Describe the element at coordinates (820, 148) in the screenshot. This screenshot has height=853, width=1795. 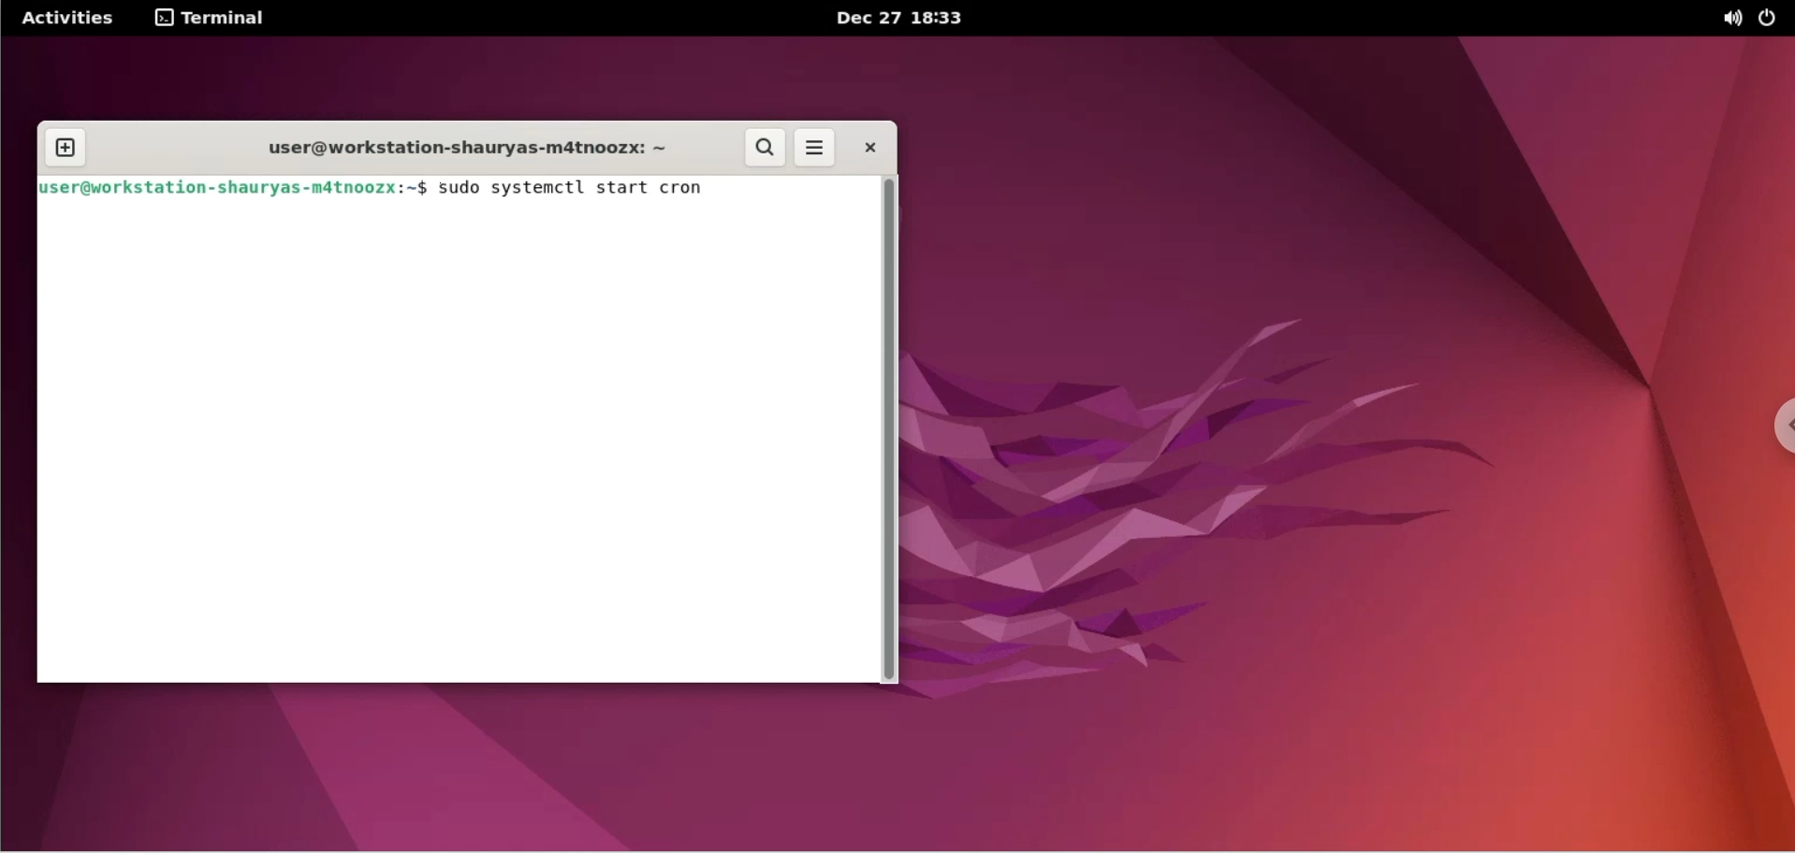
I see `more options` at that location.